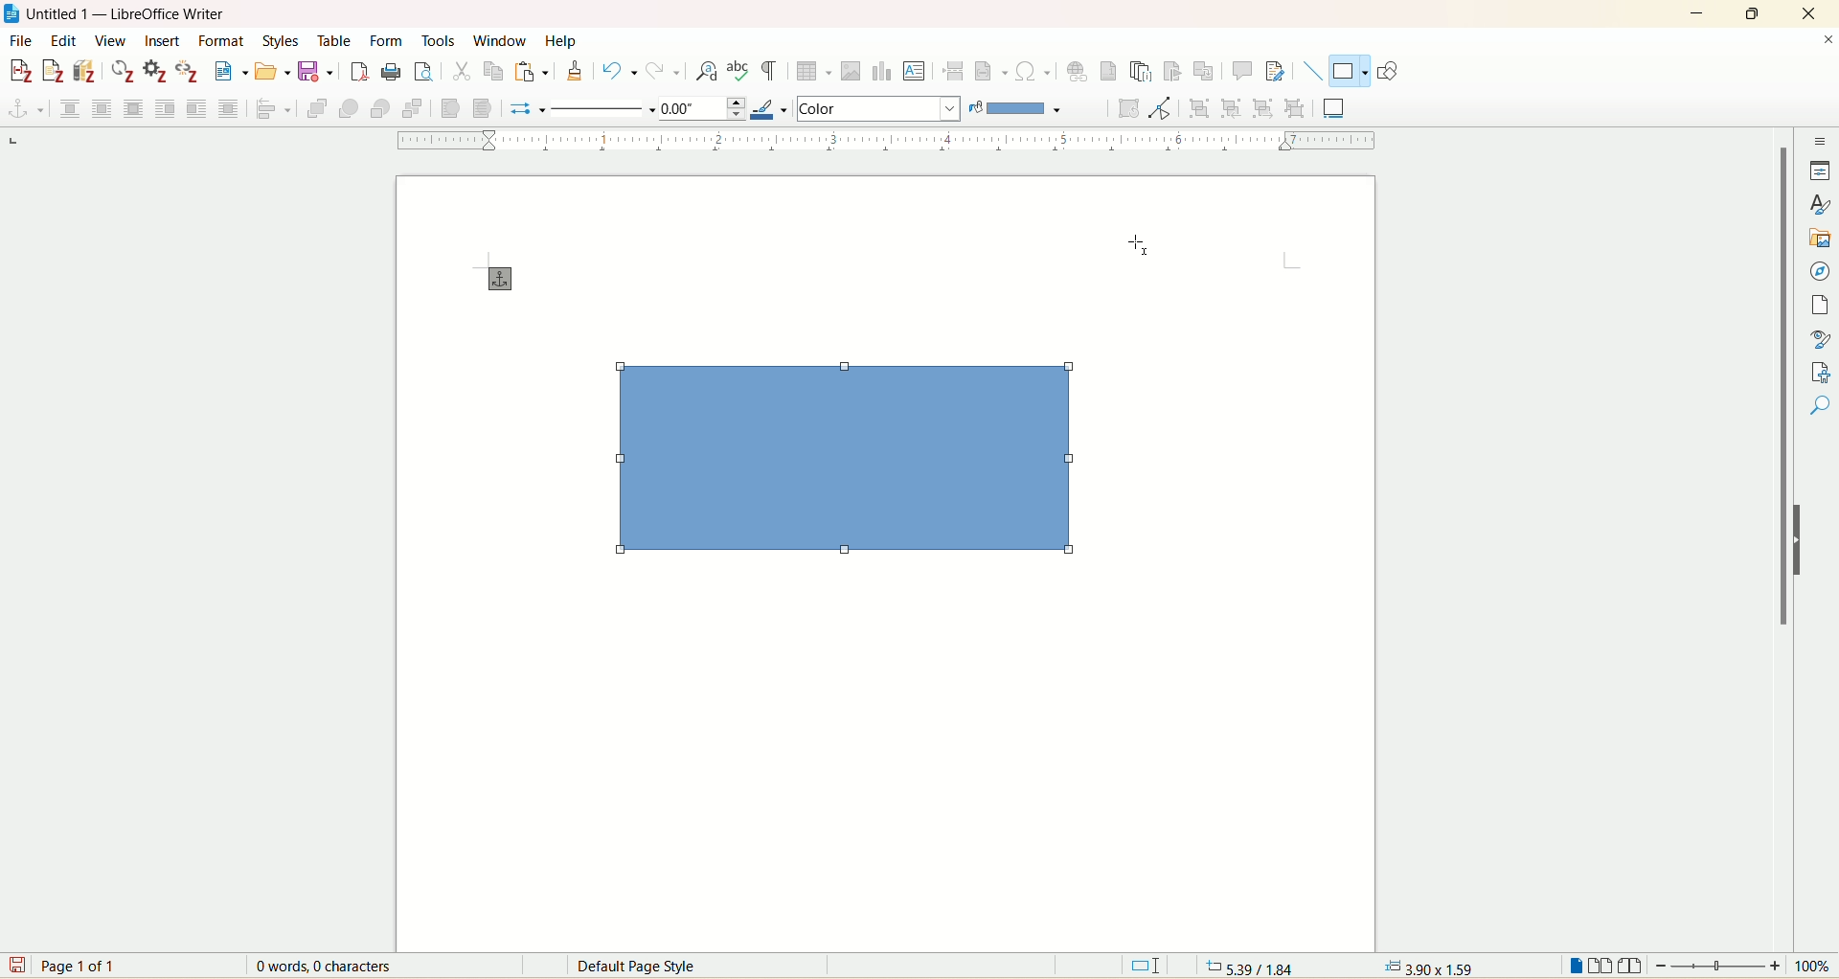 This screenshot has height=979, width=1839. Describe the element at coordinates (154, 71) in the screenshot. I see `document preferences` at that location.